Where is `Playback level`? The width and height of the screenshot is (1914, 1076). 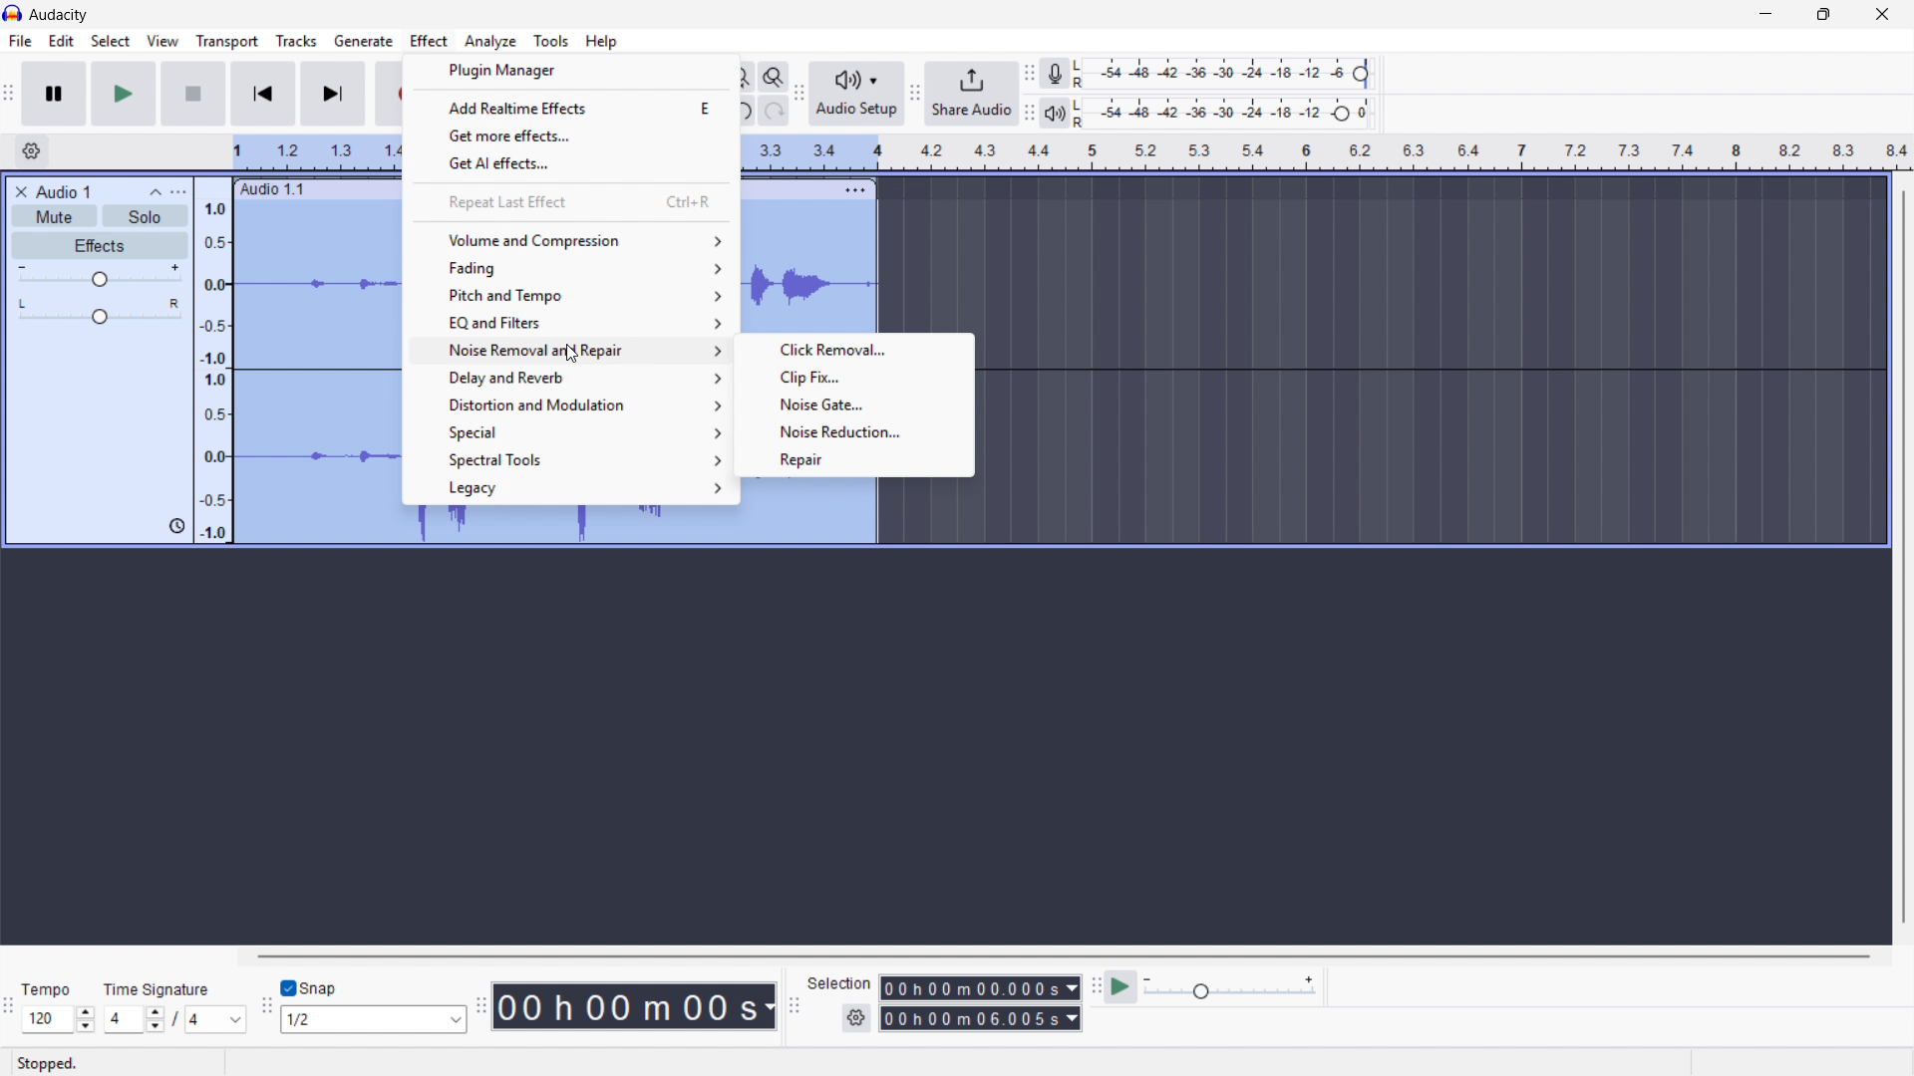
Playback level is located at coordinates (1228, 113).